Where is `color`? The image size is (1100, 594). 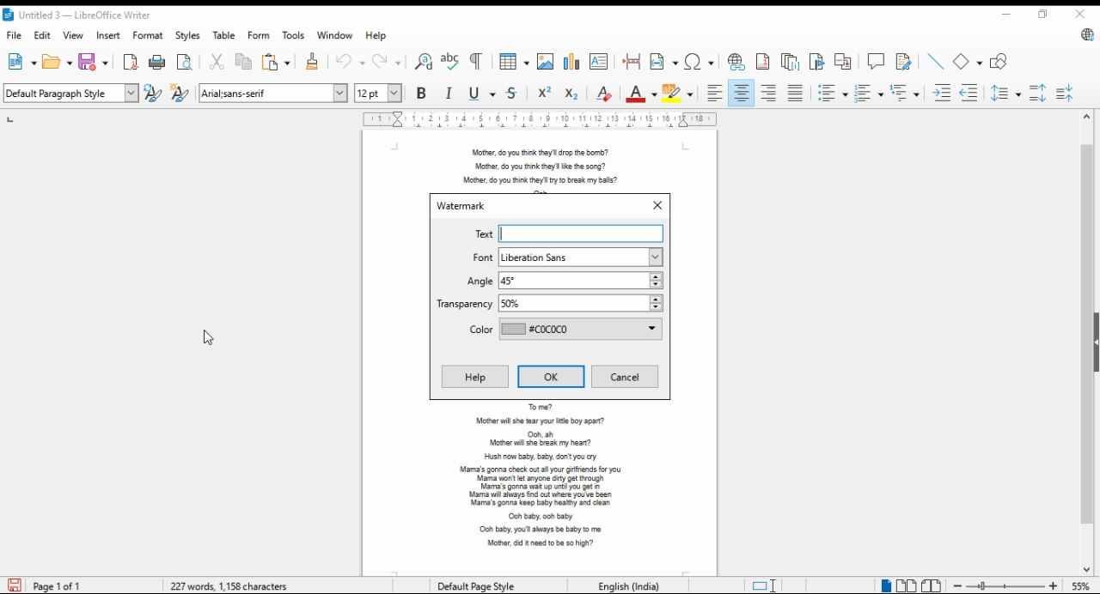
color is located at coordinates (563, 330).